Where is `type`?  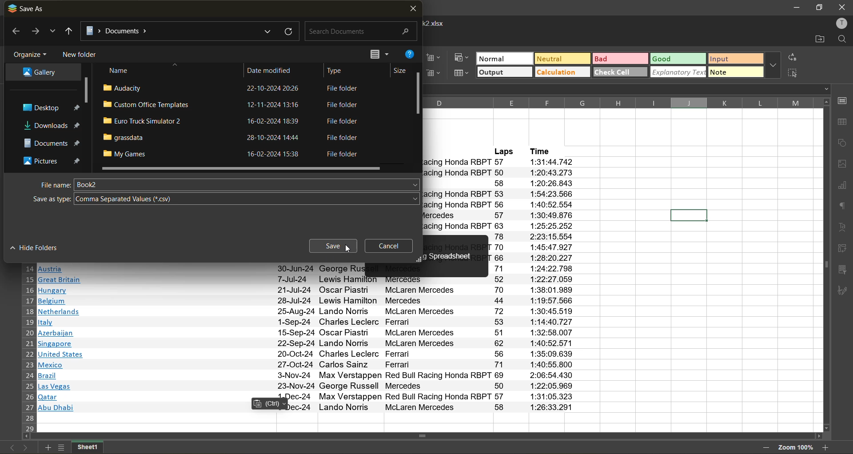
type is located at coordinates (339, 69).